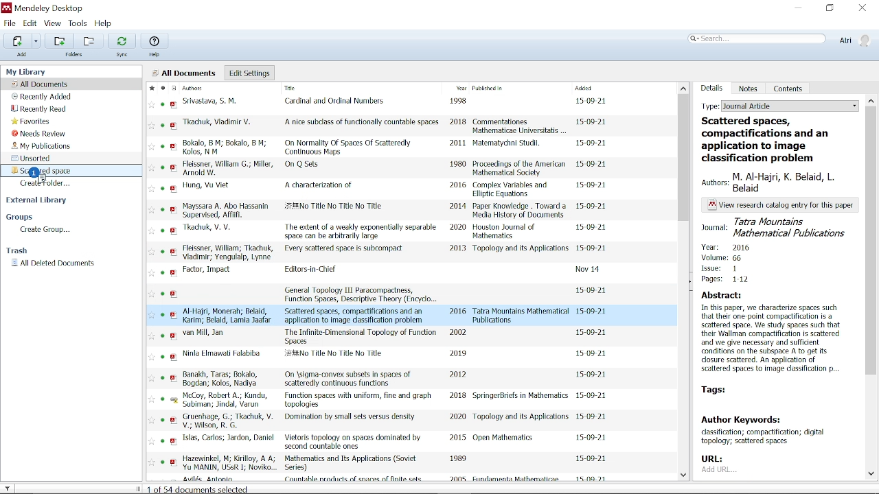 The width and height of the screenshot is (879, 494). I want to click on Commentationes
Mathematicae Universitatis, so click(520, 125).